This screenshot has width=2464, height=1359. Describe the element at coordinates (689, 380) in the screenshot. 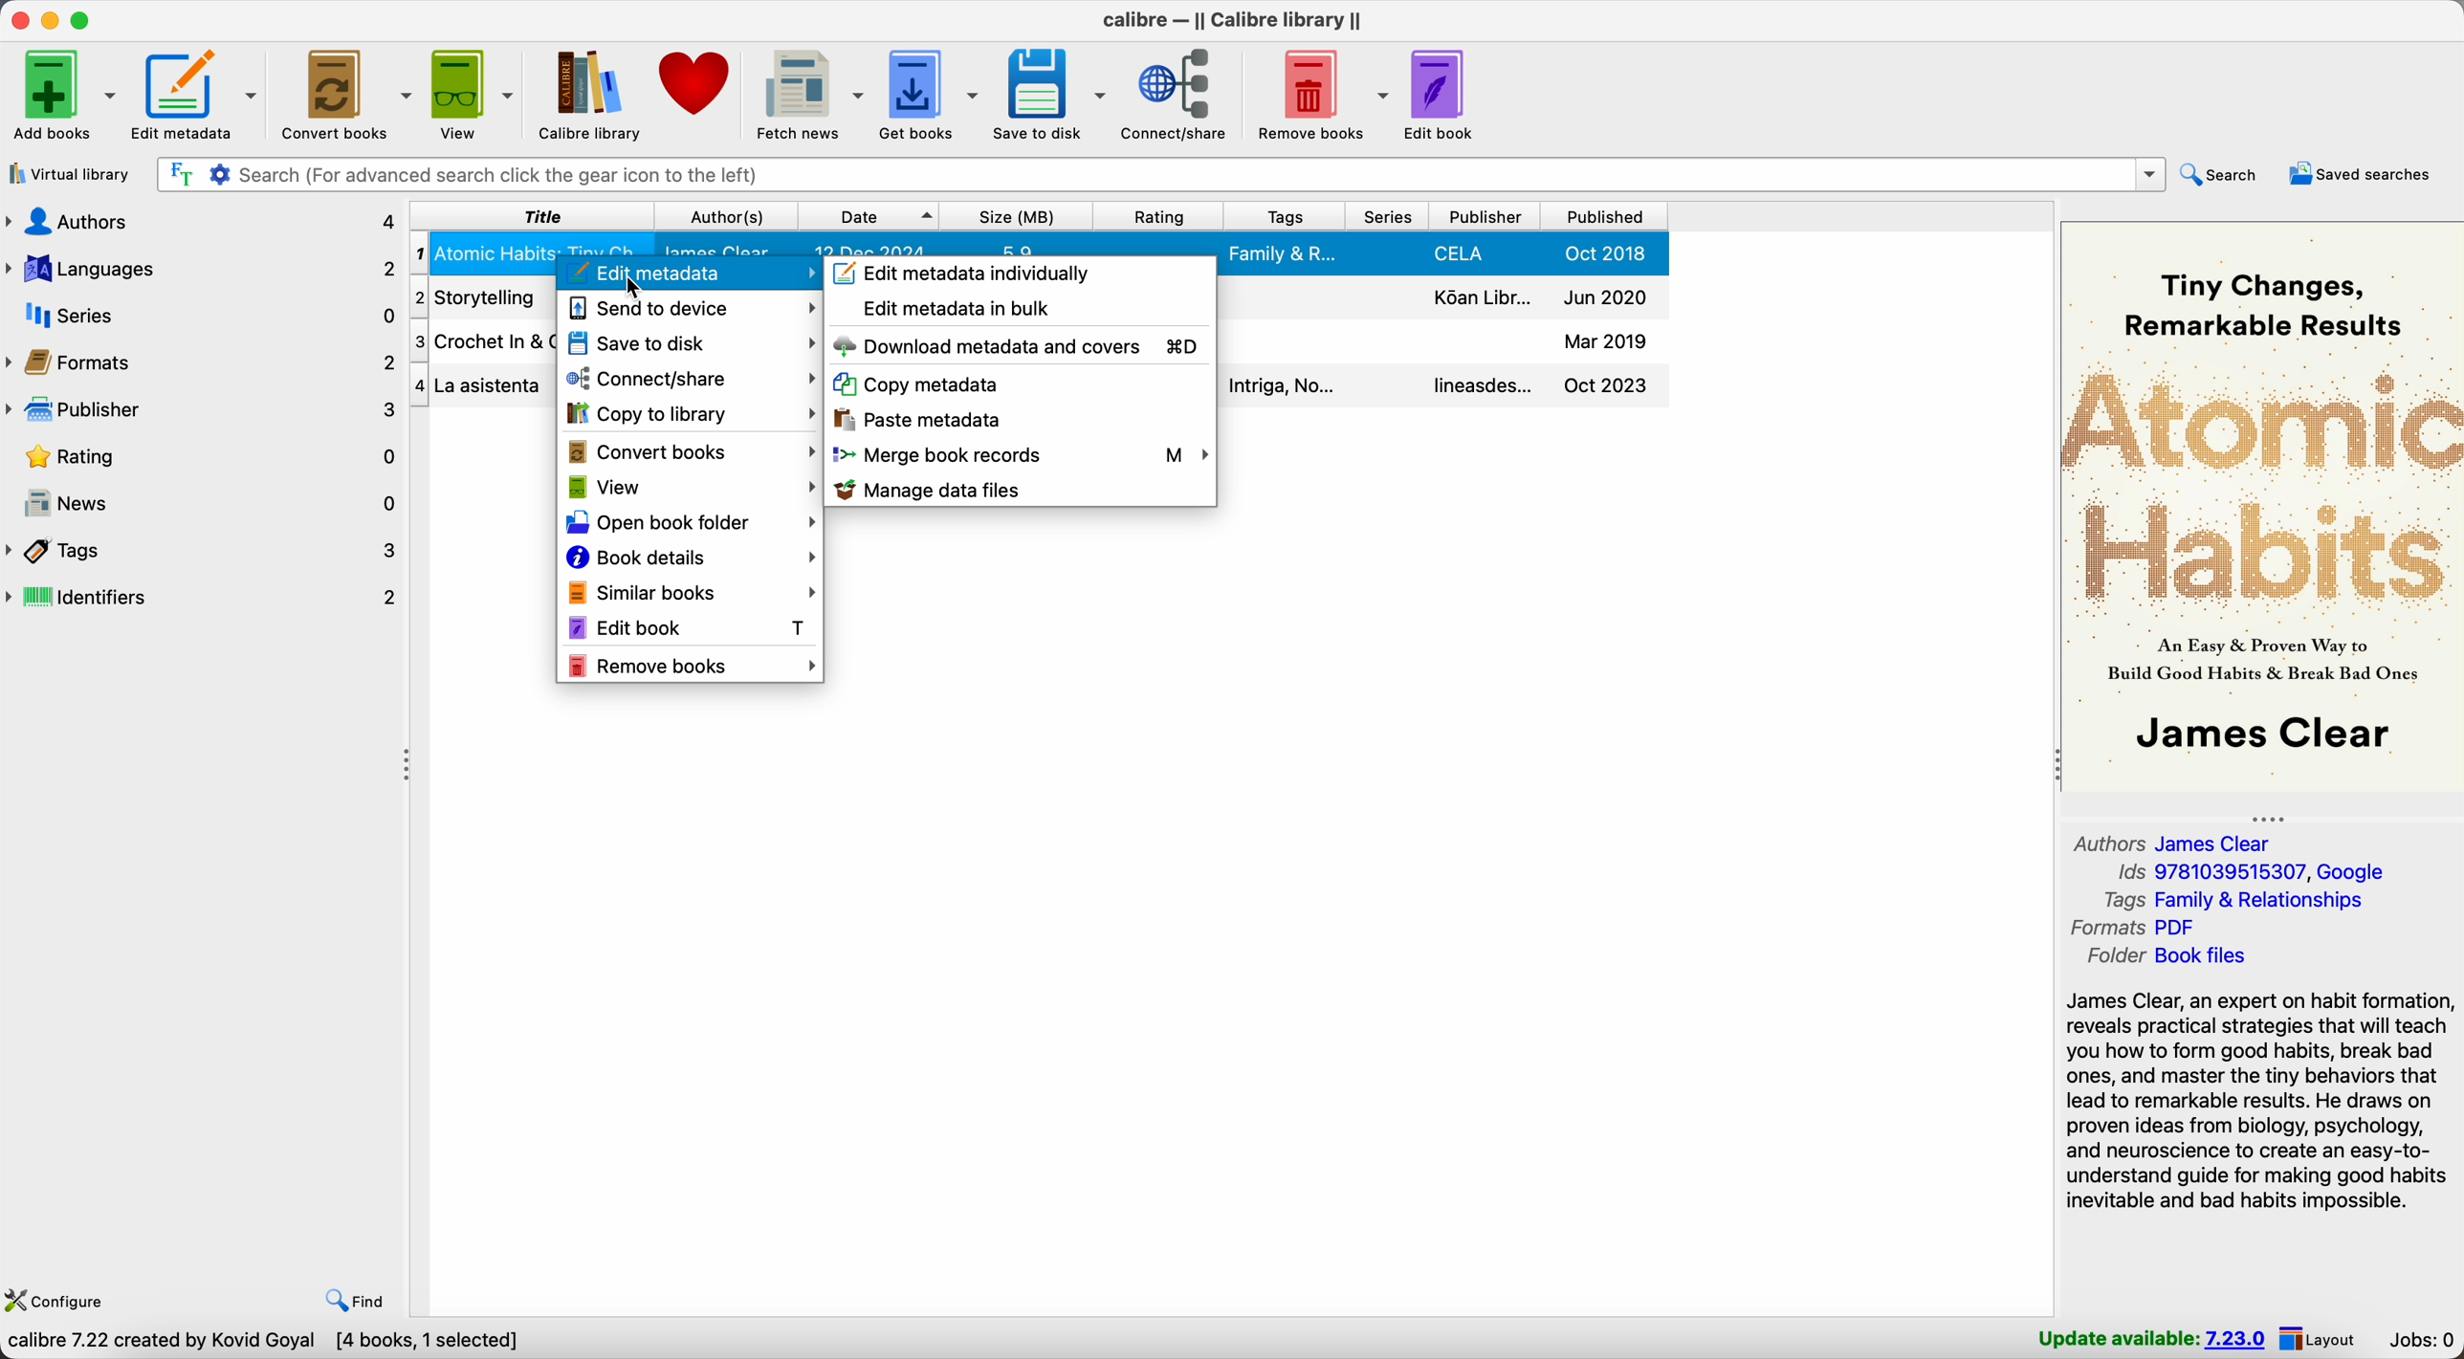

I see `connect/share` at that location.